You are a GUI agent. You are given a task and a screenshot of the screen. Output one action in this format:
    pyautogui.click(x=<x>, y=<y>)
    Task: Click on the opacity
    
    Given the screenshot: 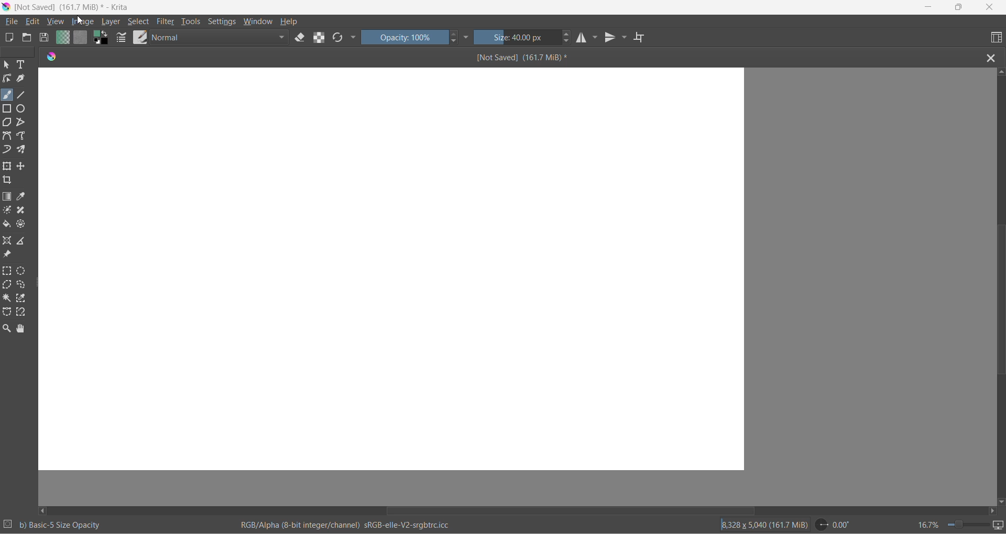 What is the action you would take?
    pyautogui.click(x=405, y=37)
    